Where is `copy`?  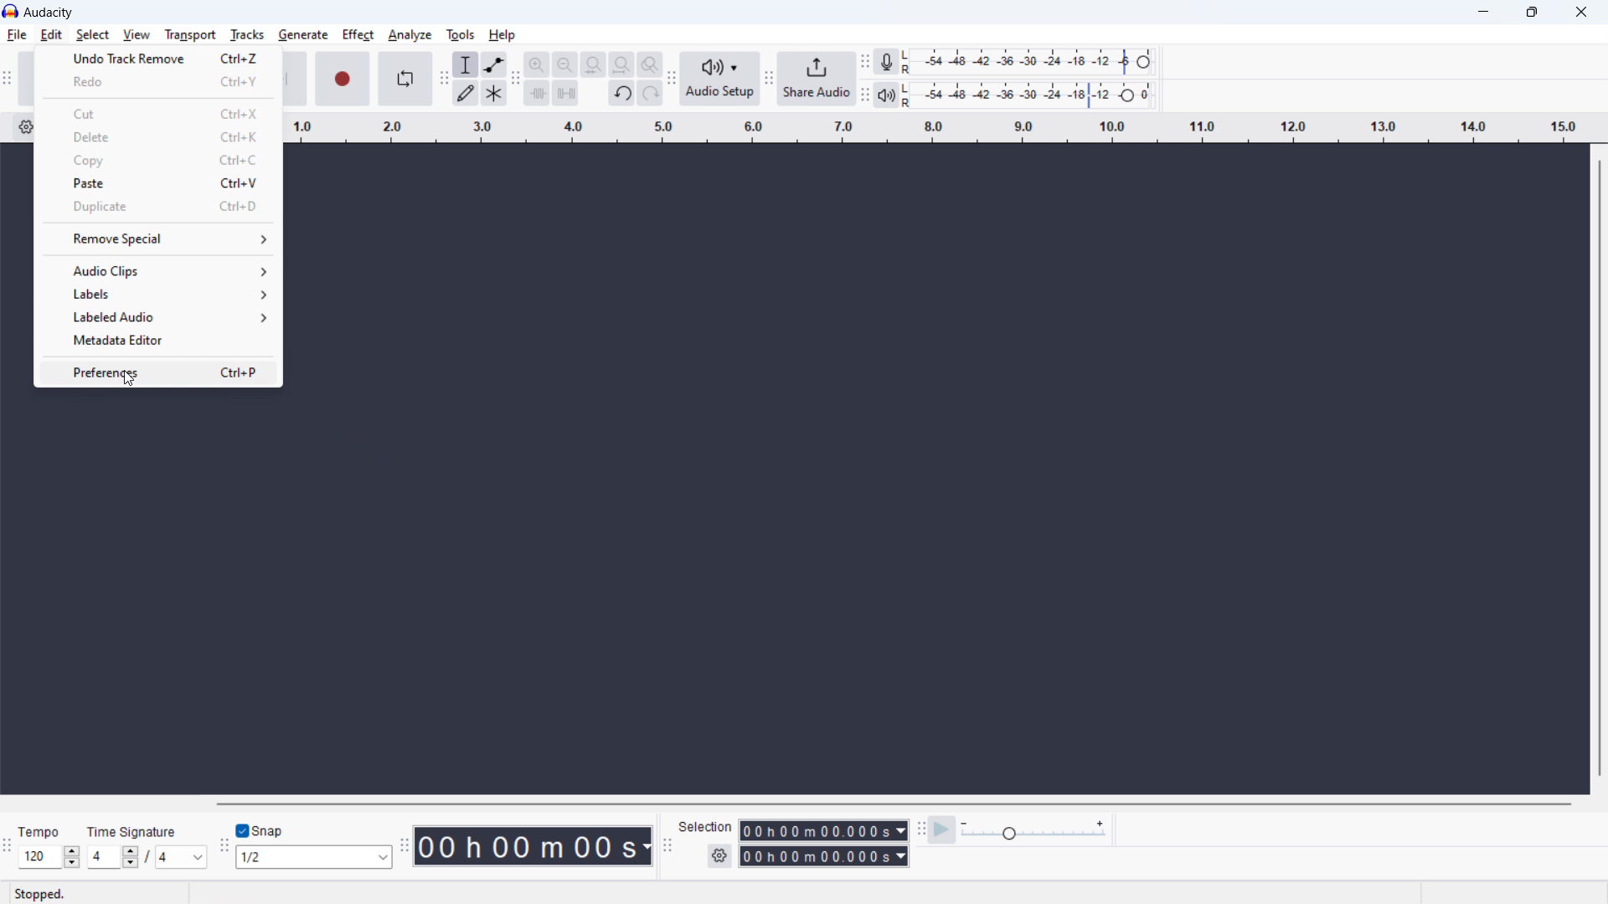 copy is located at coordinates (157, 161).